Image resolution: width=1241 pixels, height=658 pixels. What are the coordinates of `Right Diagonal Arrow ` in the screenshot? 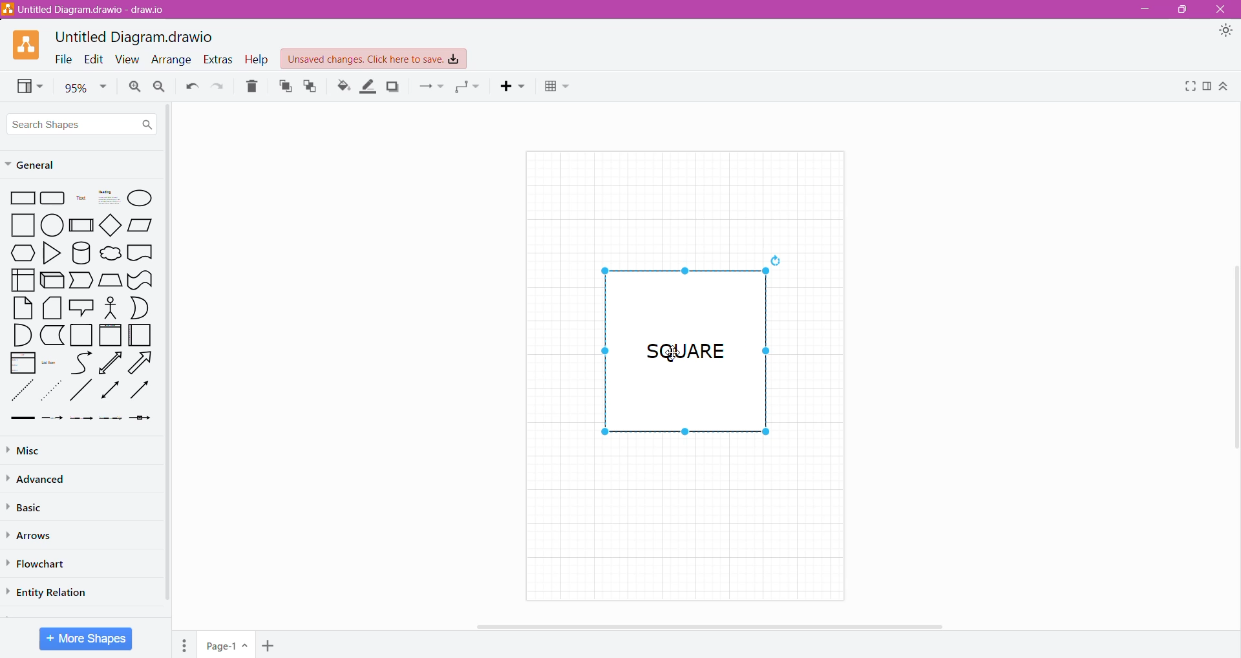 It's located at (142, 363).